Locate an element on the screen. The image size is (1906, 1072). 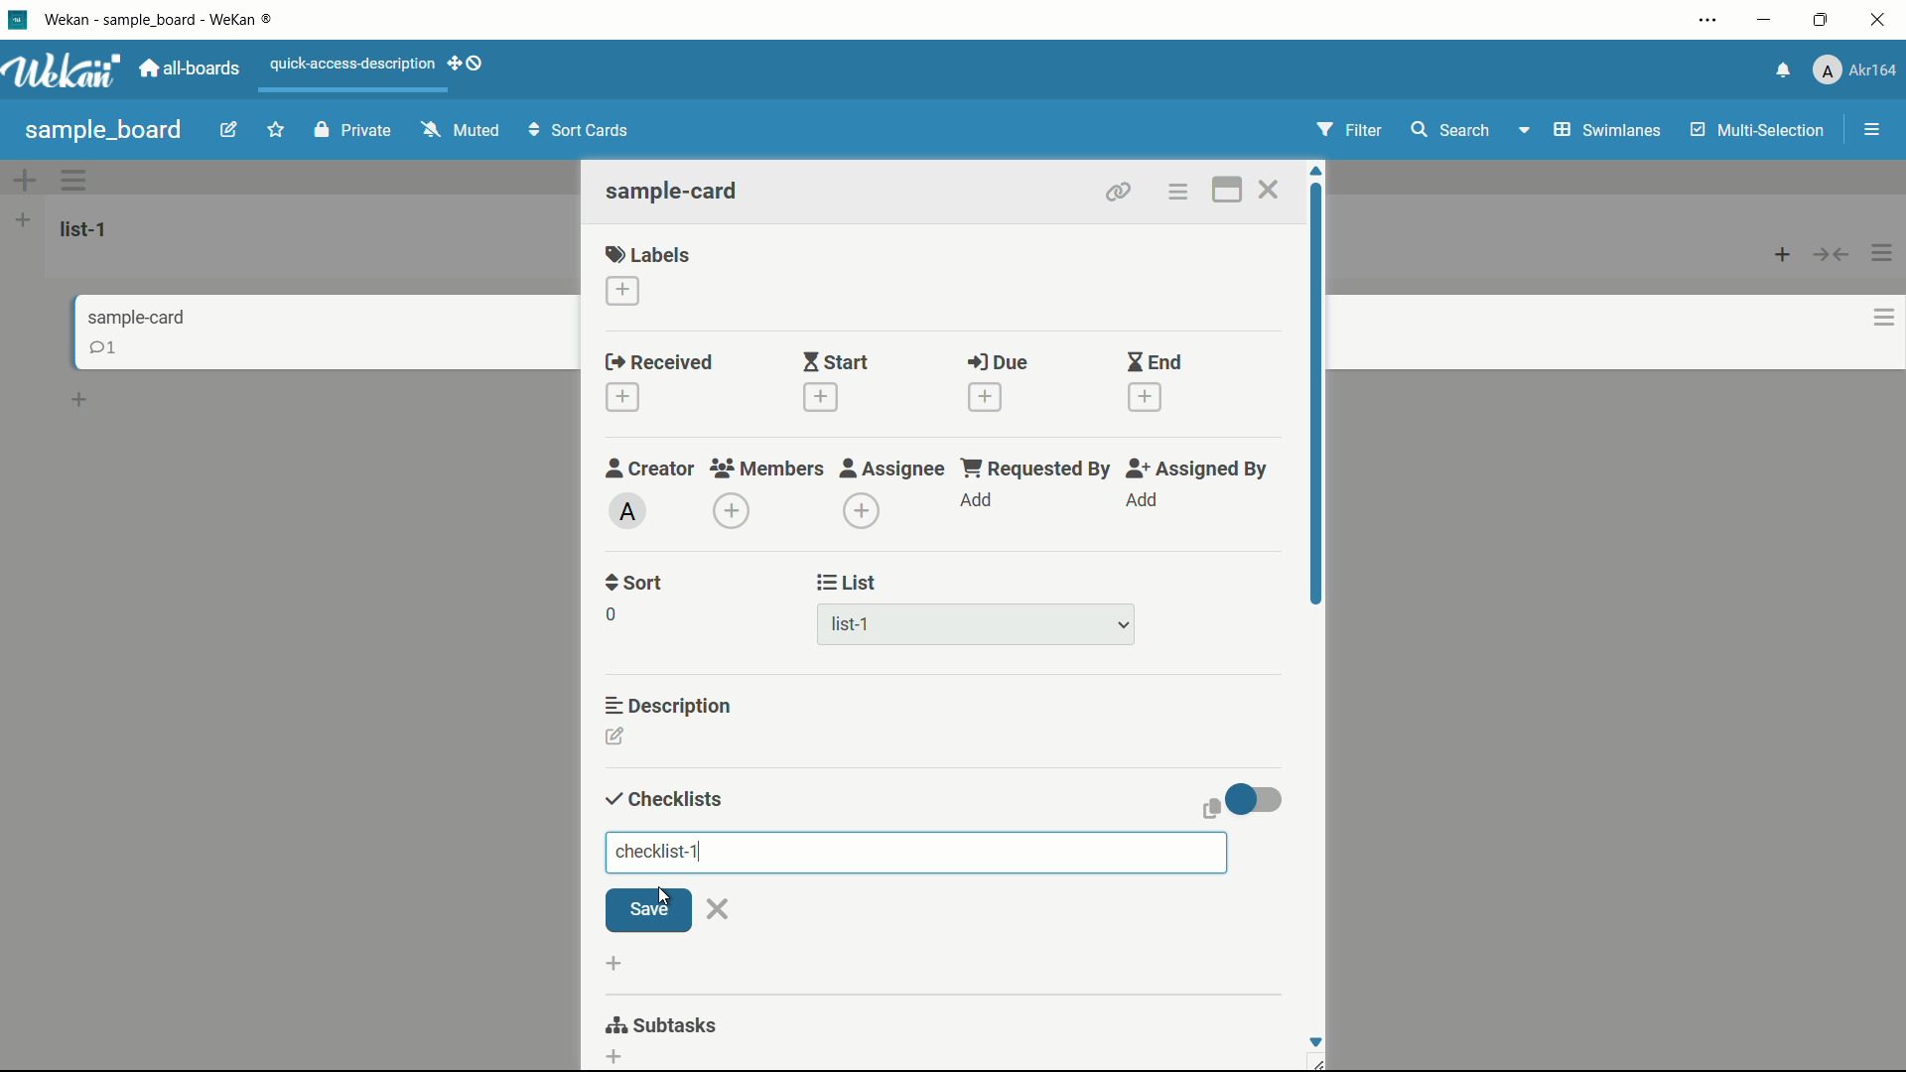
maximize card is located at coordinates (1226, 190).